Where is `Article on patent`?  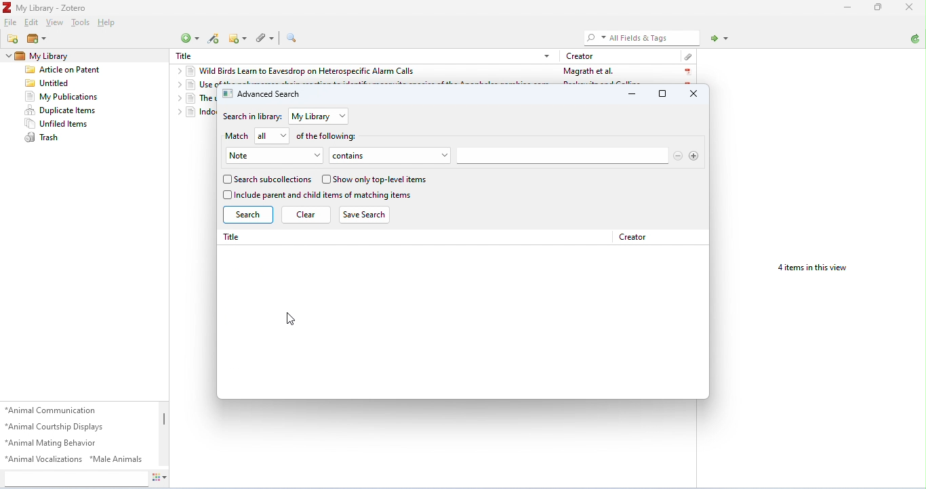 Article on patent is located at coordinates (65, 70).